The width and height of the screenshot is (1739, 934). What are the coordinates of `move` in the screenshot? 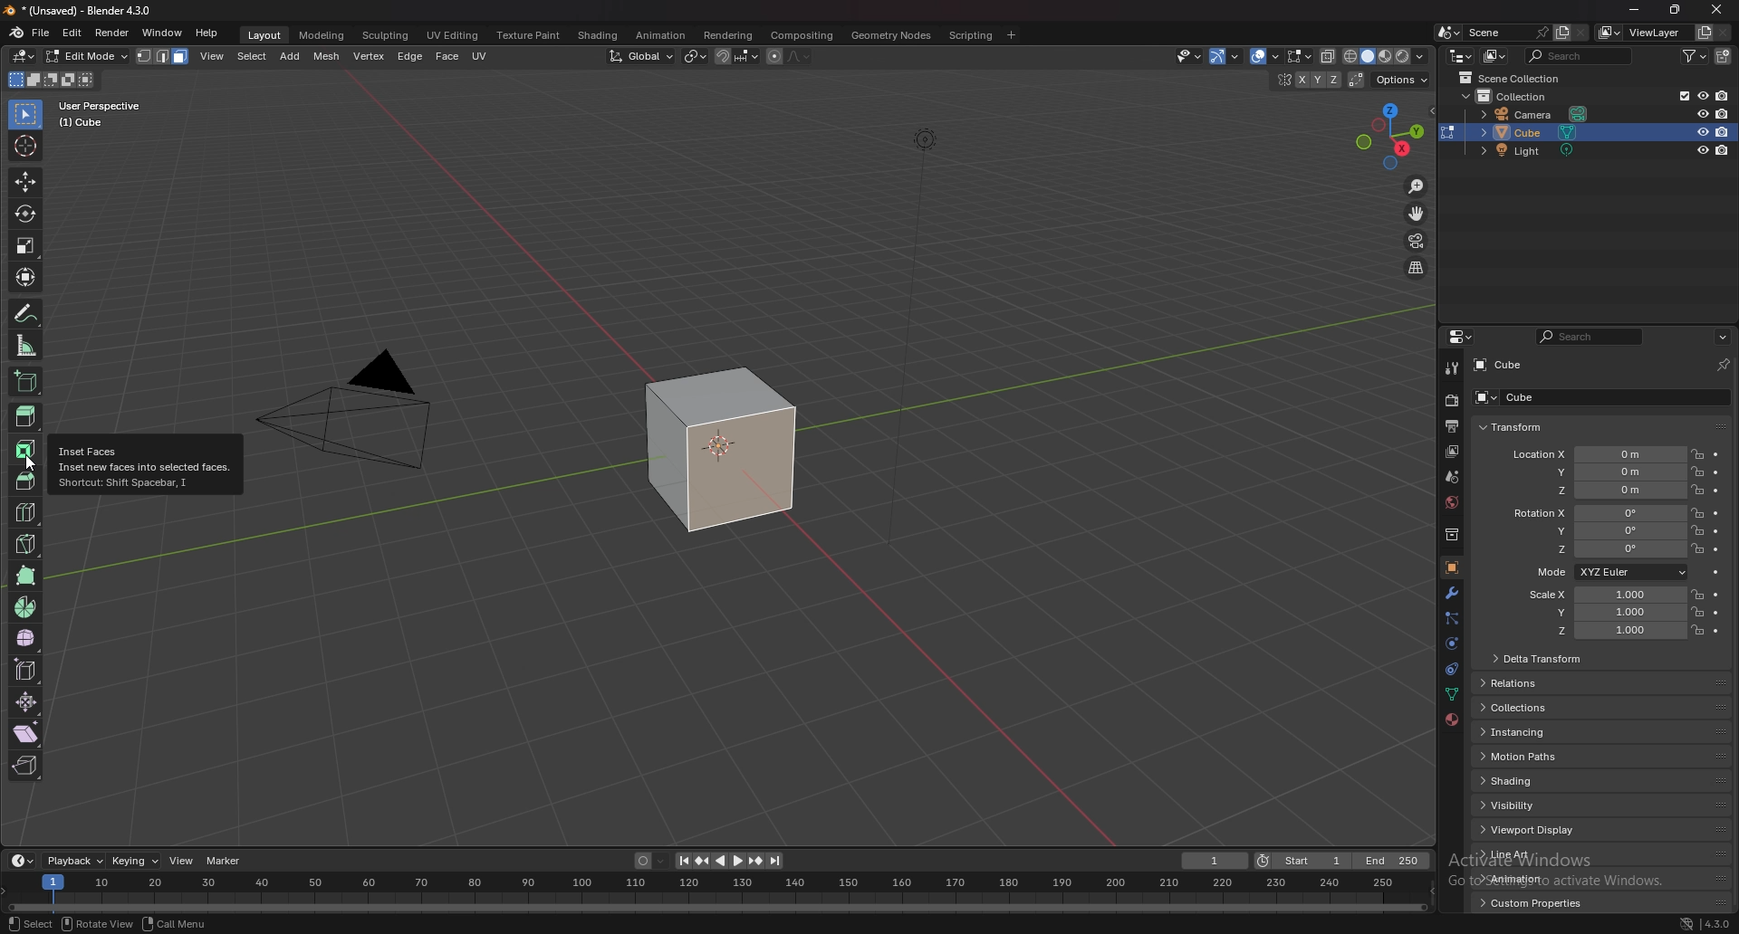 It's located at (24, 181).